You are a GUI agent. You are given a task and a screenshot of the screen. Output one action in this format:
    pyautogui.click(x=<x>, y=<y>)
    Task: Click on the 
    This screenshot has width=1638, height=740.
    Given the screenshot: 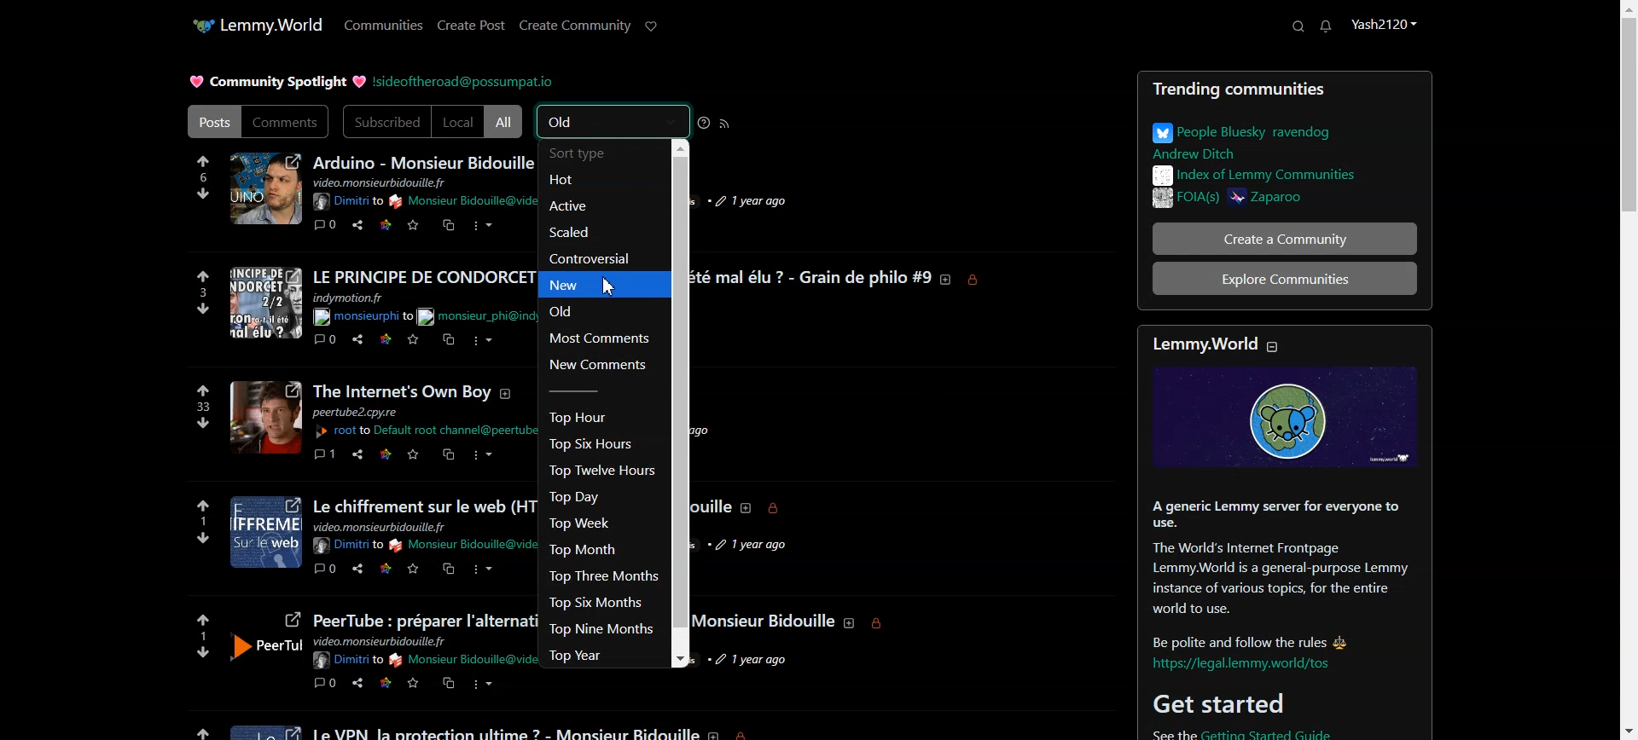 What is the action you would take?
    pyautogui.click(x=411, y=339)
    